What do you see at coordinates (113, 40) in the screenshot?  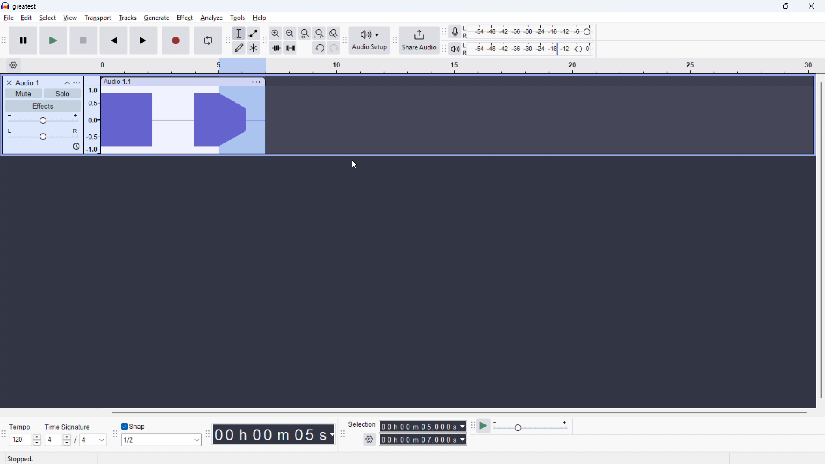 I see `Skip to start ` at bounding box center [113, 40].